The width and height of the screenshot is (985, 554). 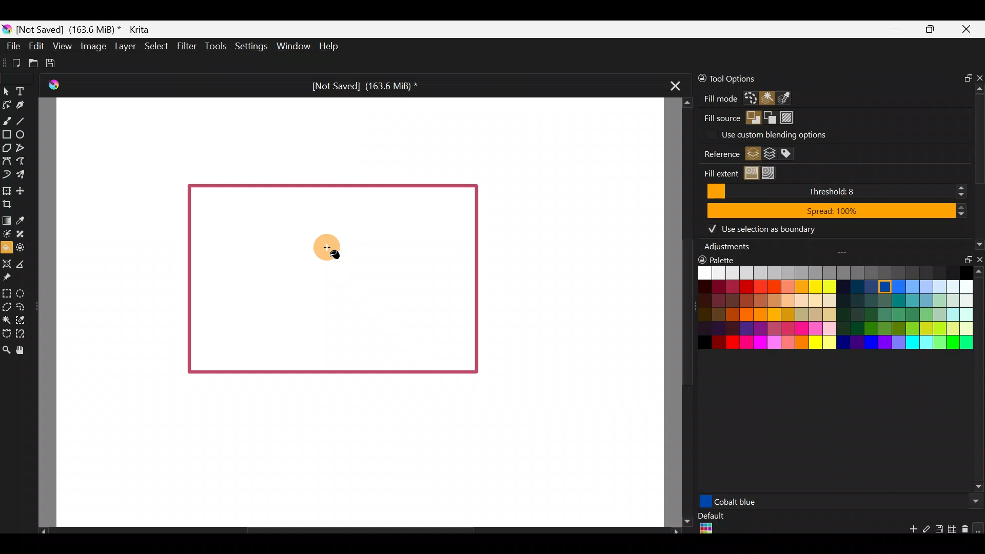 I want to click on Fill extent, so click(x=715, y=172).